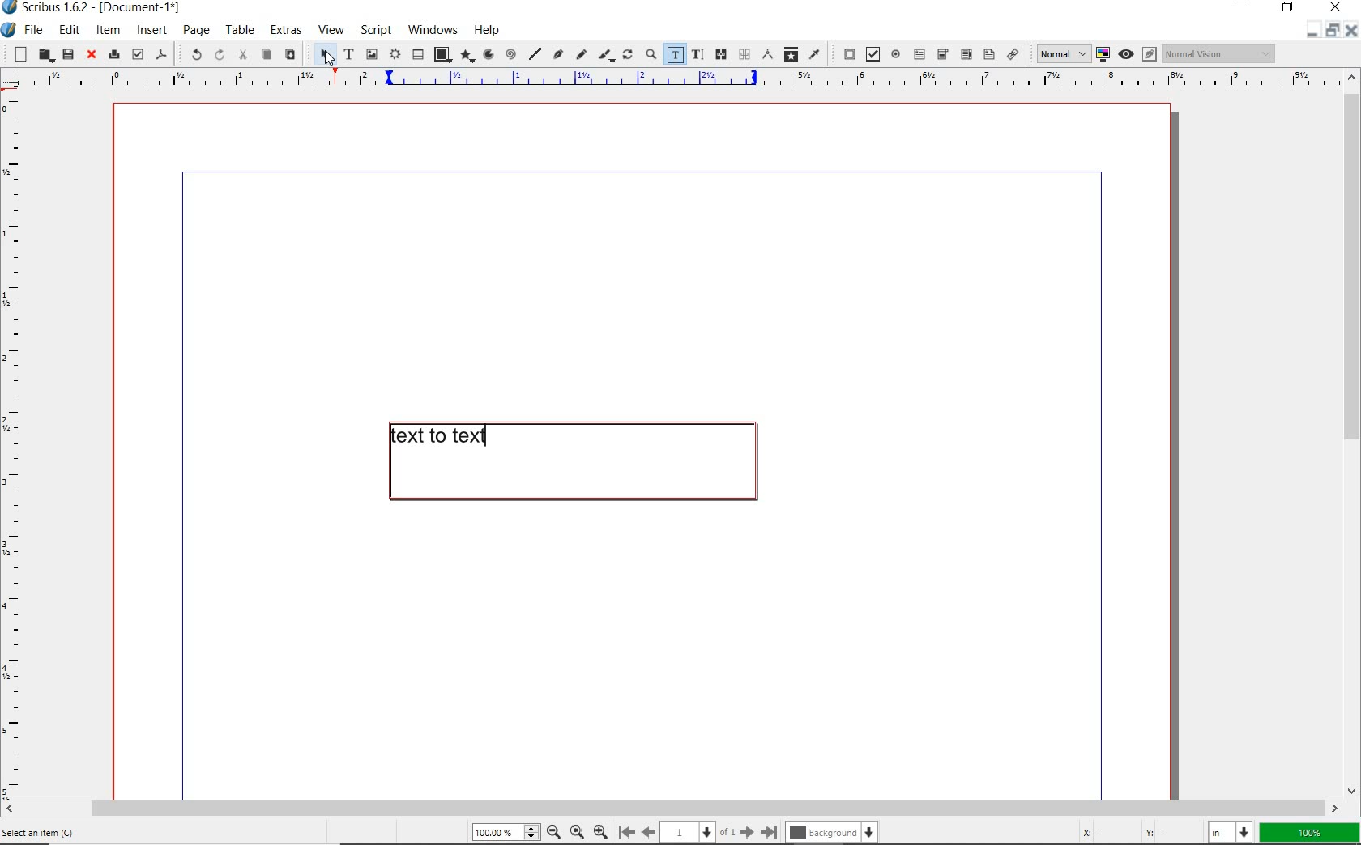 This screenshot has width=1361, height=845. Describe the element at coordinates (791, 53) in the screenshot. I see `copy item properties` at that location.